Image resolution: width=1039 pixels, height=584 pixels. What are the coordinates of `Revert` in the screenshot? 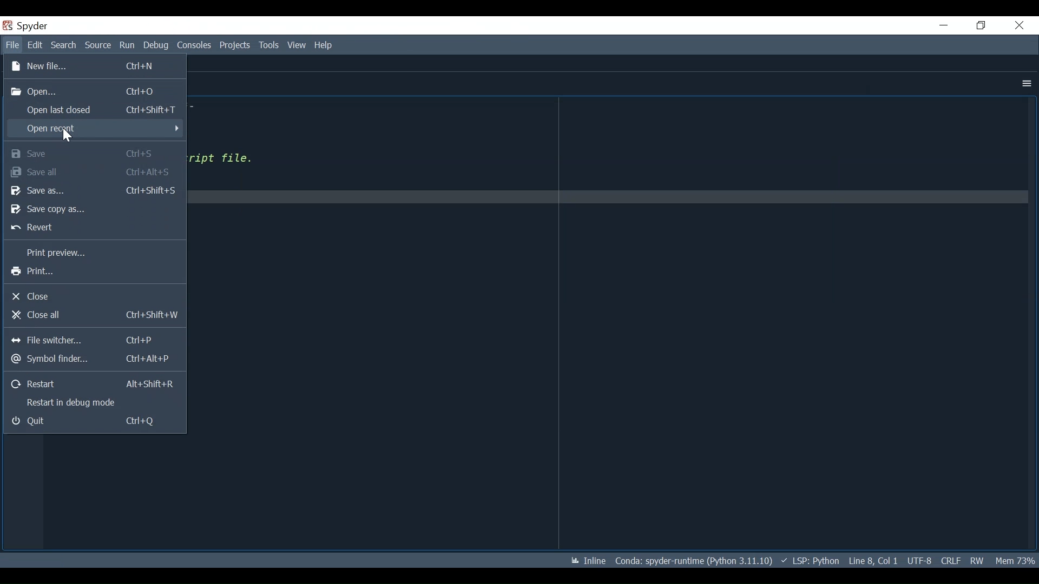 It's located at (93, 228).